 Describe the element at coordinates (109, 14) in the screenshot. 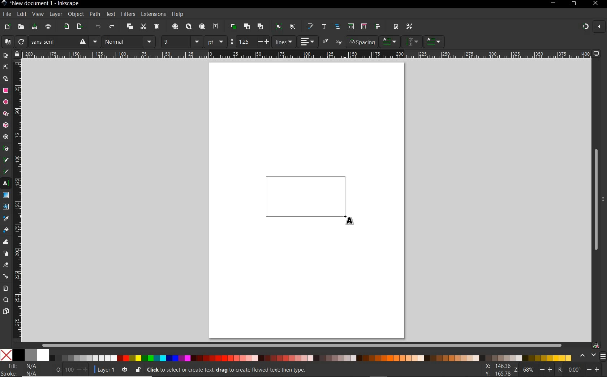

I see `text` at that location.